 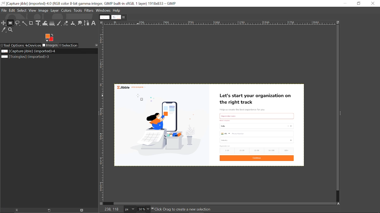 What do you see at coordinates (124, 17) in the screenshot?
I see `Close current tab` at bounding box center [124, 17].